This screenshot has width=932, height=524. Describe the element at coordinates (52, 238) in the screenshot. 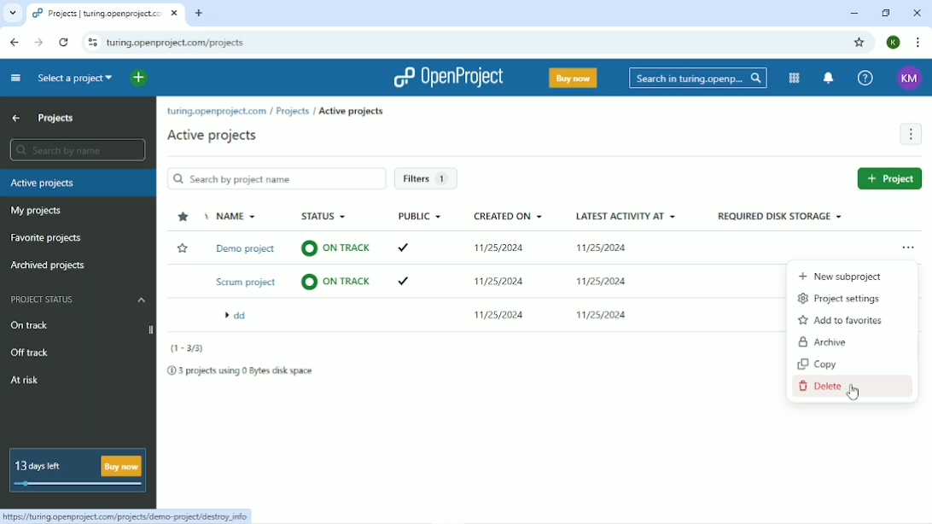

I see `Favorite projects` at that location.